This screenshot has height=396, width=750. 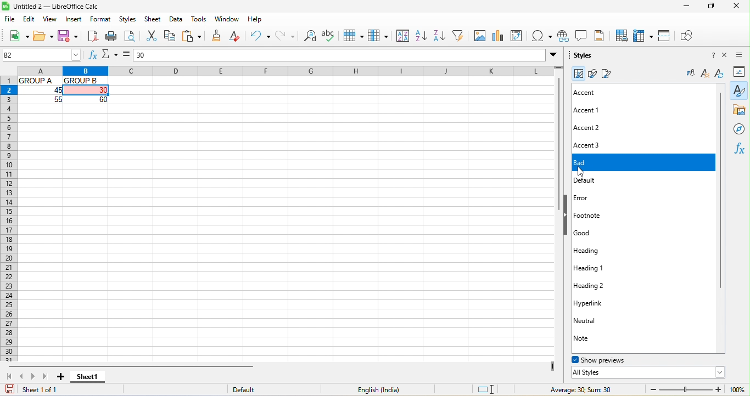 What do you see at coordinates (331, 35) in the screenshot?
I see `spelling` at bounding box center [331, 35].